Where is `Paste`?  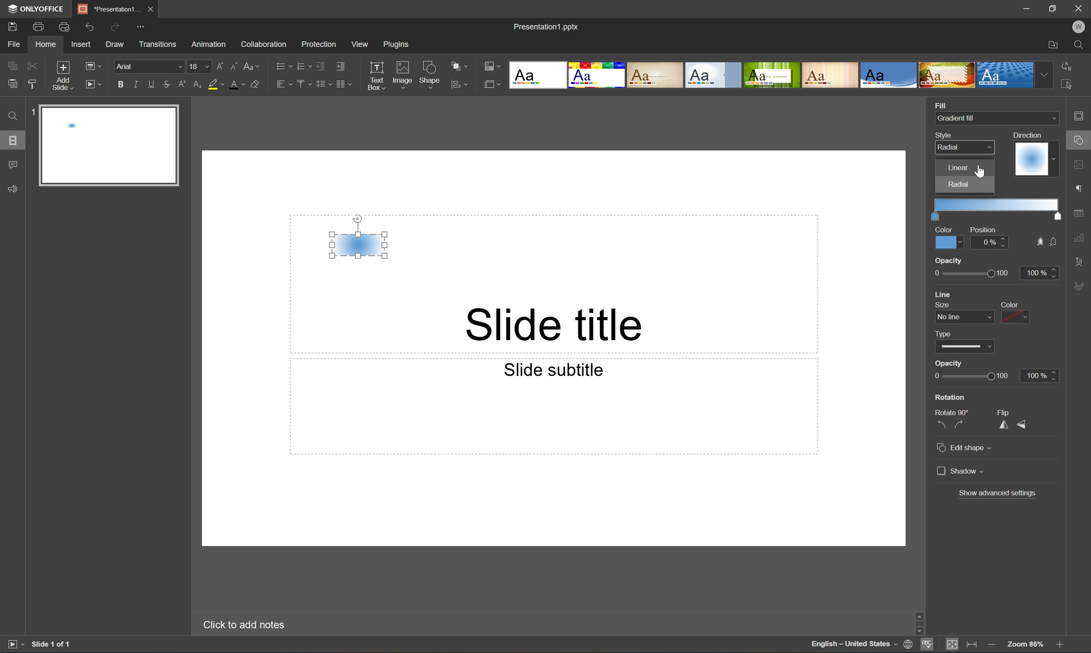 Paste is located at coordinates (10, 84).